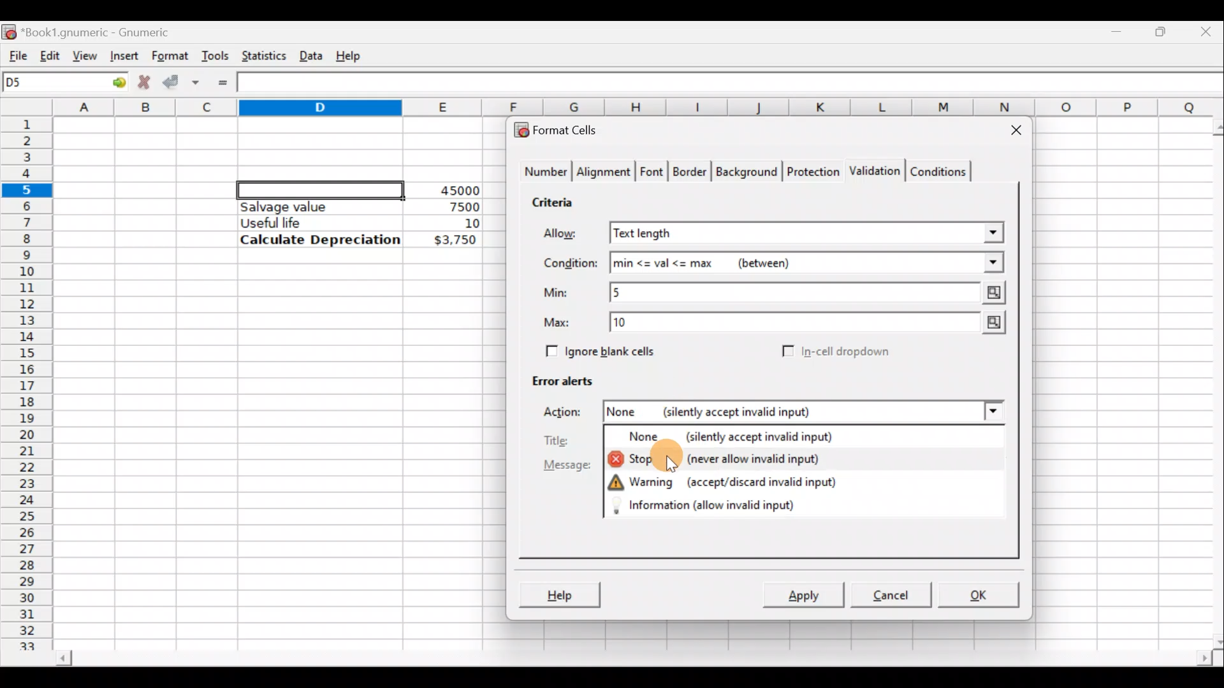 The image size is (1224, 688). What do you see at coordinates (558, 292) in the screenshot?
I see `Min` at bounding box center [558, 292].